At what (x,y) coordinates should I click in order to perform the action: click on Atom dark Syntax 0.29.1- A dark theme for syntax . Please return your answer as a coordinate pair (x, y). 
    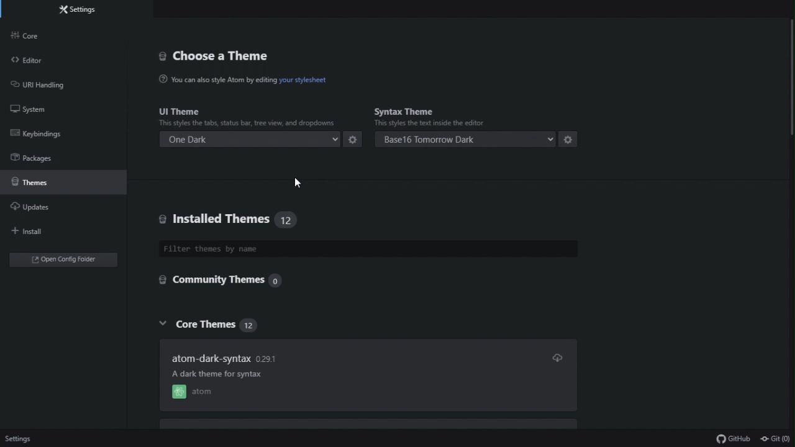
    Looking at the image, I should click on (225, 359).